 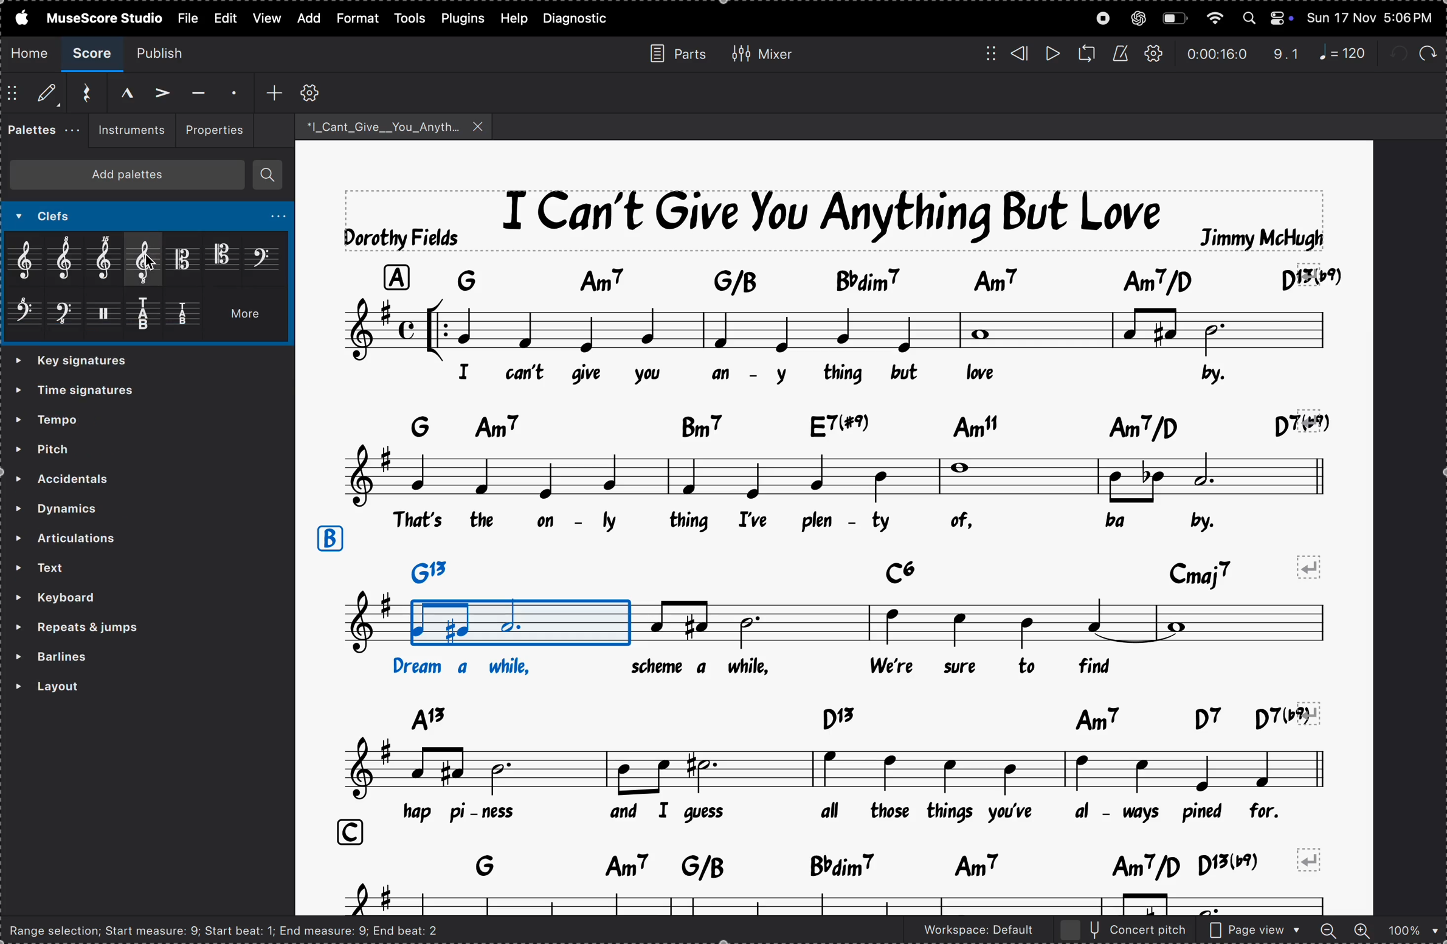 What do you see at coordinates (128, 540) in the screenshot?
I see `articulations` at bounding box center [128, 540].